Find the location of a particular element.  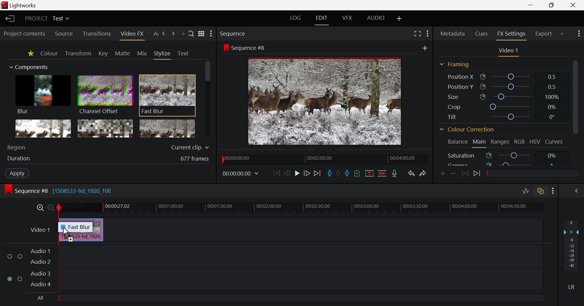

Video Layer  is located at coordinates (35, 229).